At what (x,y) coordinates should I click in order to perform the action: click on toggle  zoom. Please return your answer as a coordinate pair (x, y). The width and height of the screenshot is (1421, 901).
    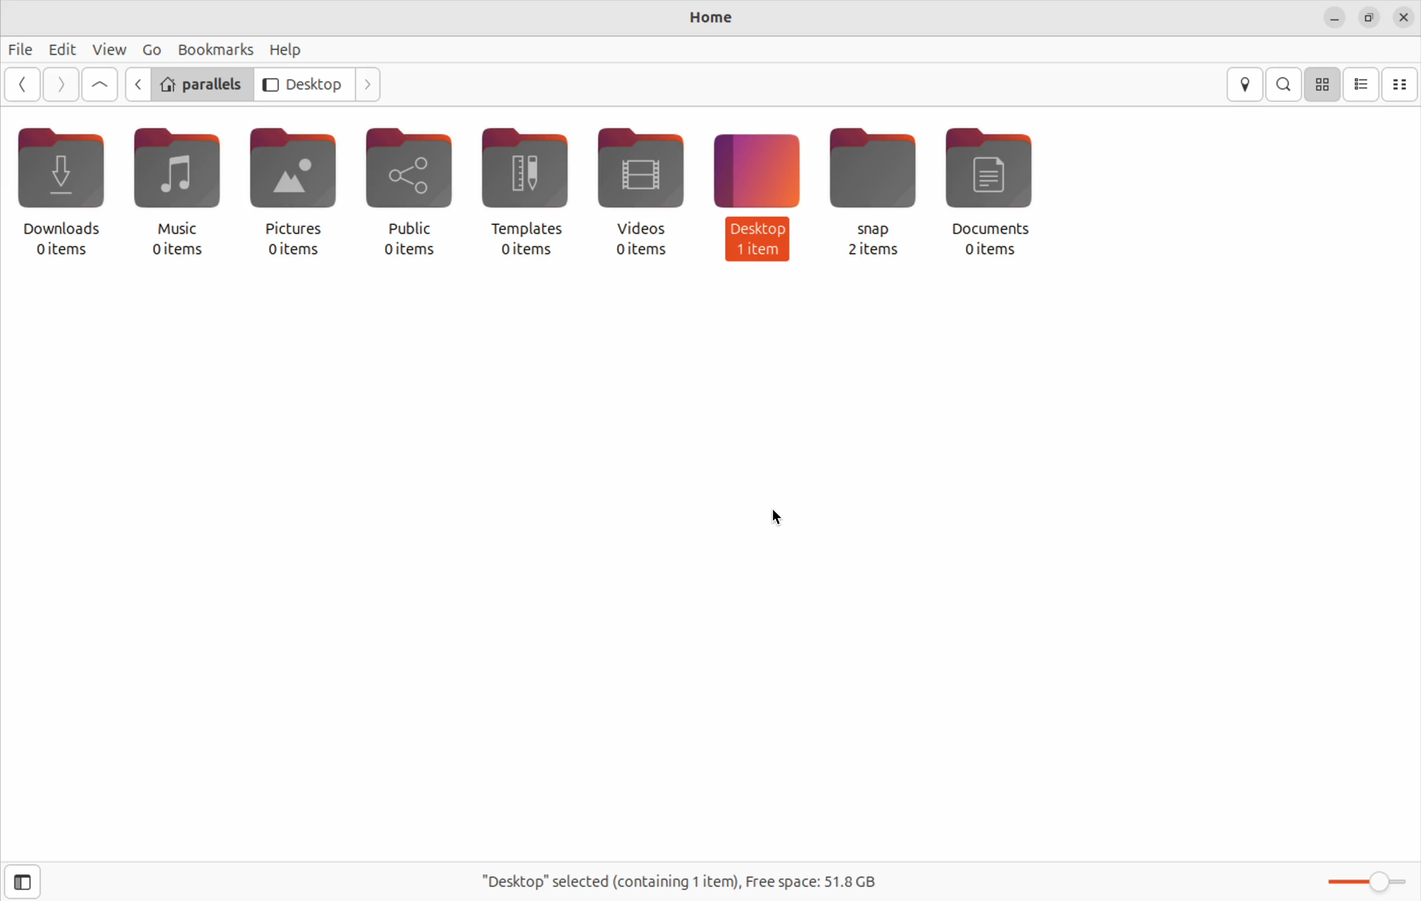
    Looking at the image, I should click on (1367, 877).